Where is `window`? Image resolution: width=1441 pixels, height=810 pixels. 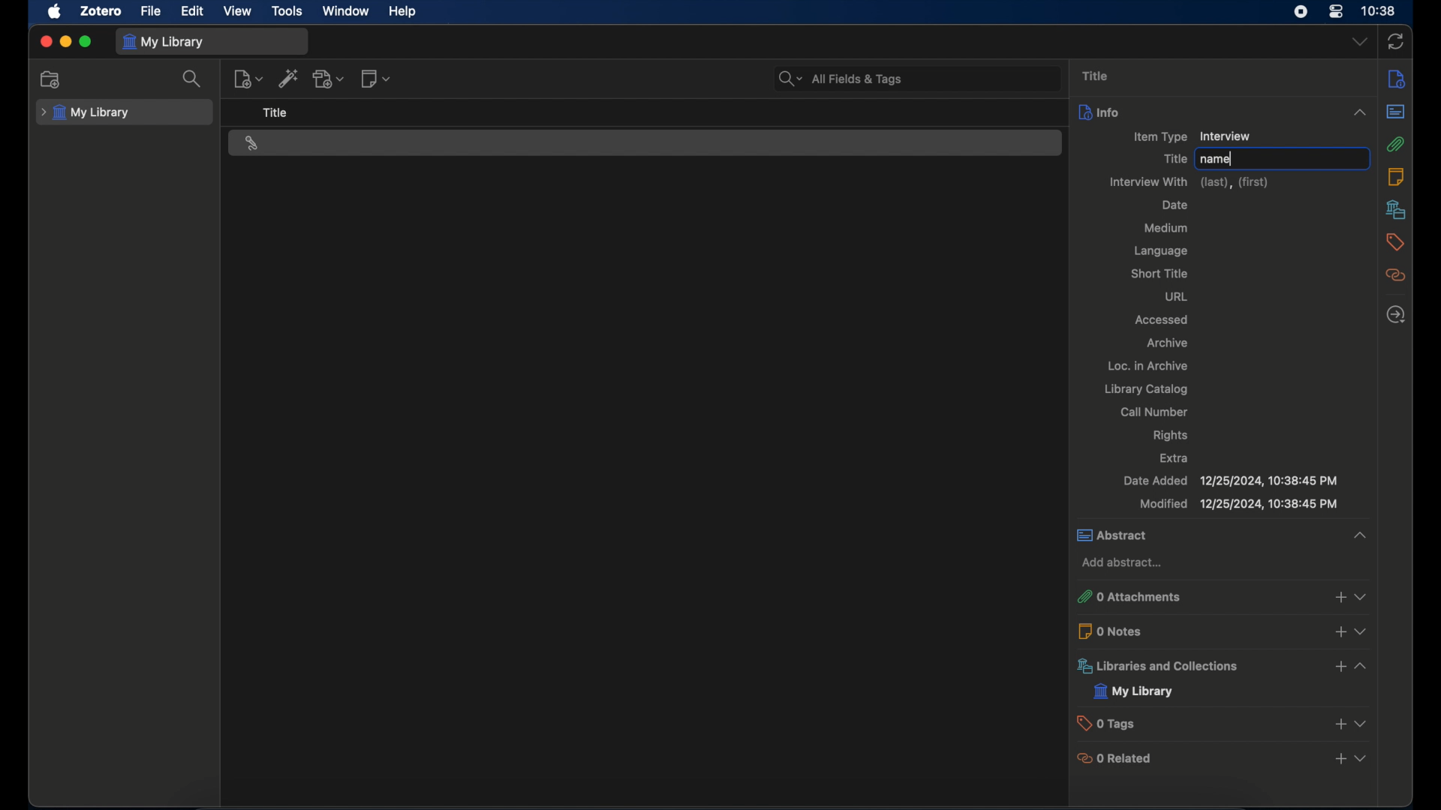
window is located at coordinates (346, 10).